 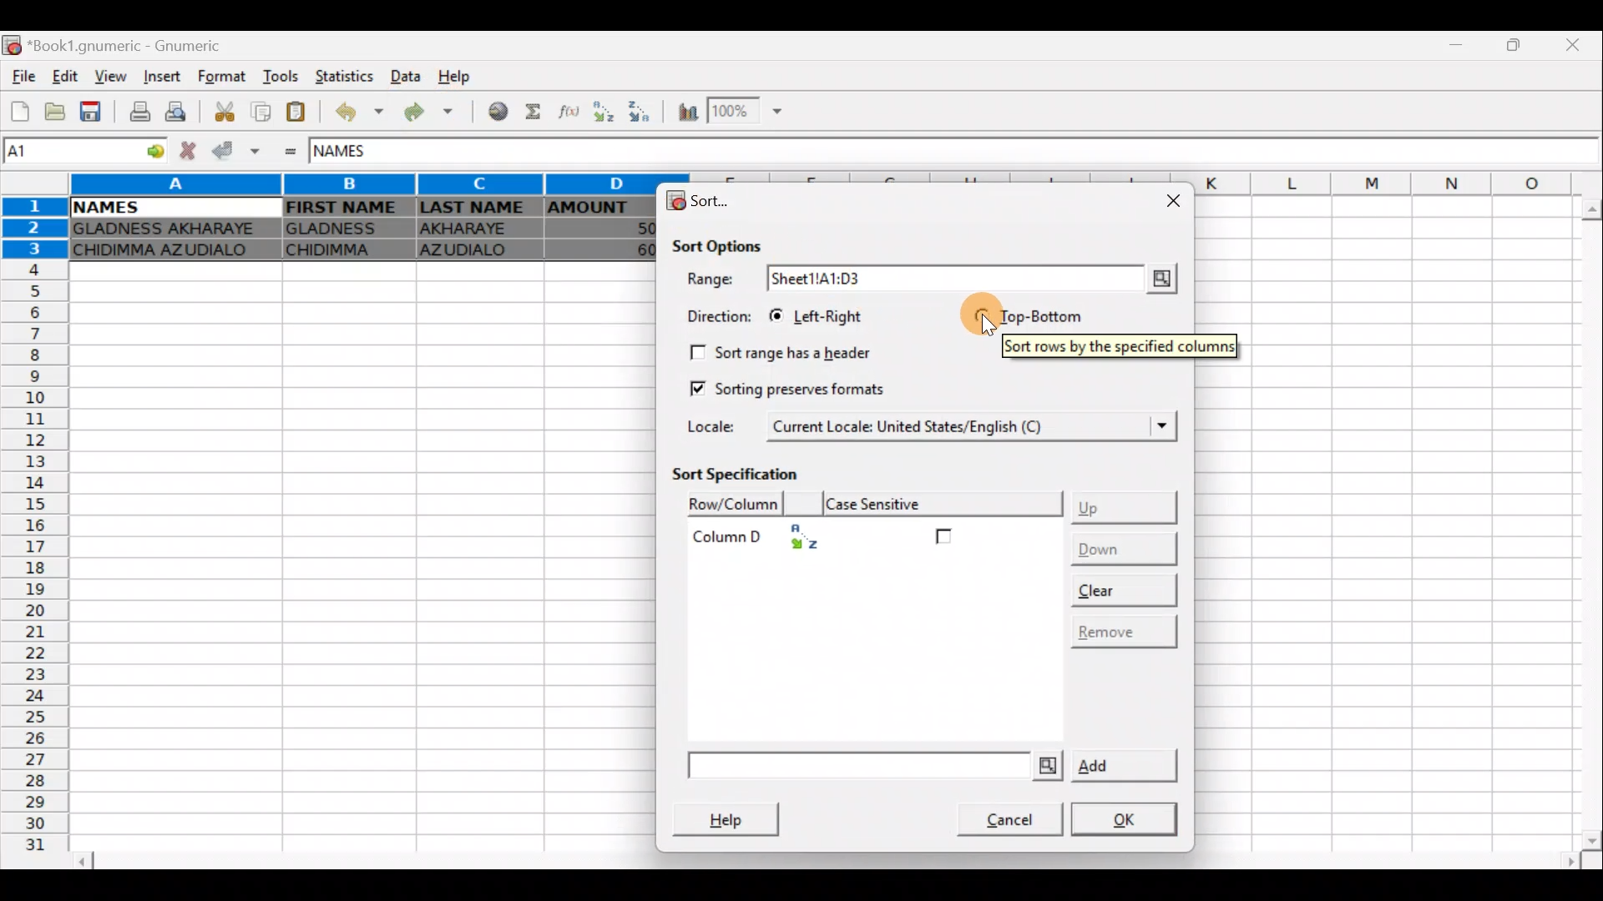 What do you see at coordinates (1002, 154) in the screenshot?
I see `Formula bar` at bounding box center [1002, 154].